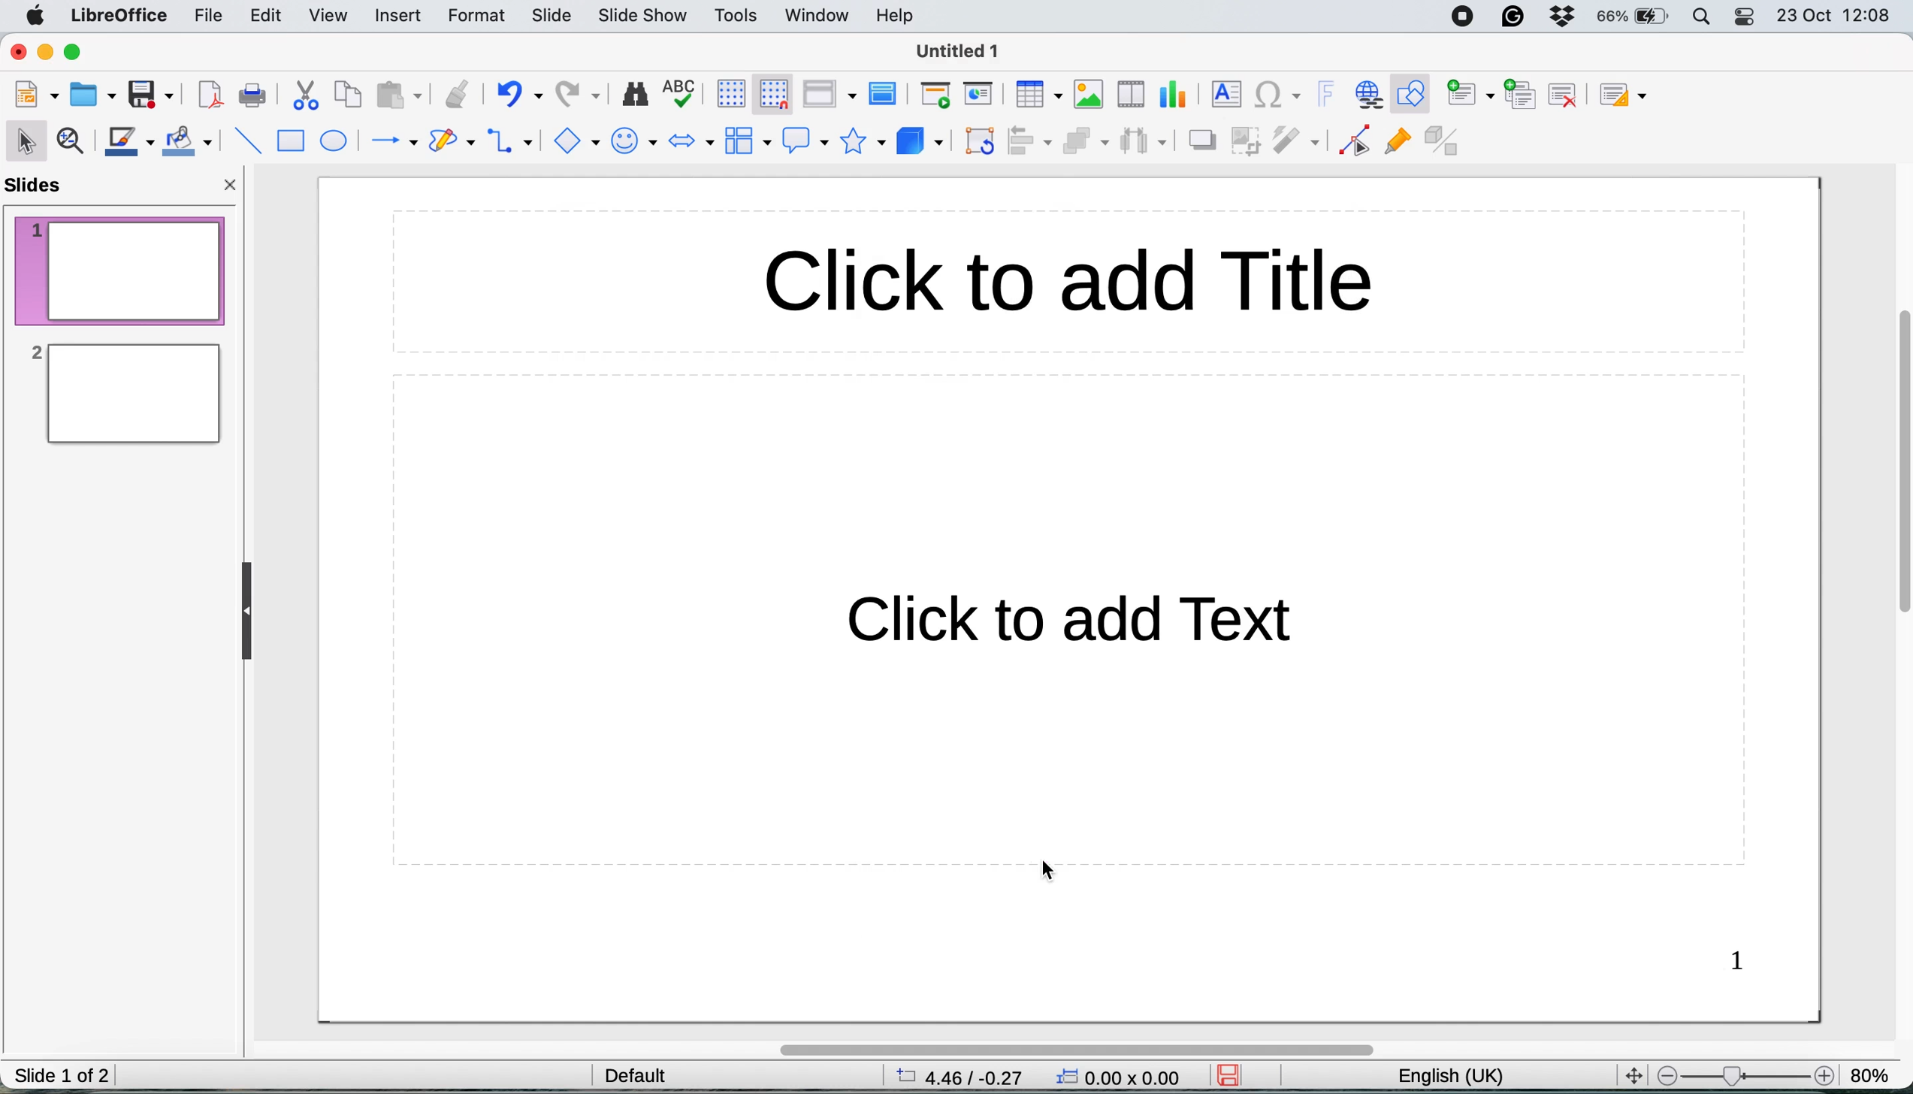  What do you see at coordinates (1397, 145) in the screenshot?
I see `show gluepoint functions` at bounding box center [1397, 145].